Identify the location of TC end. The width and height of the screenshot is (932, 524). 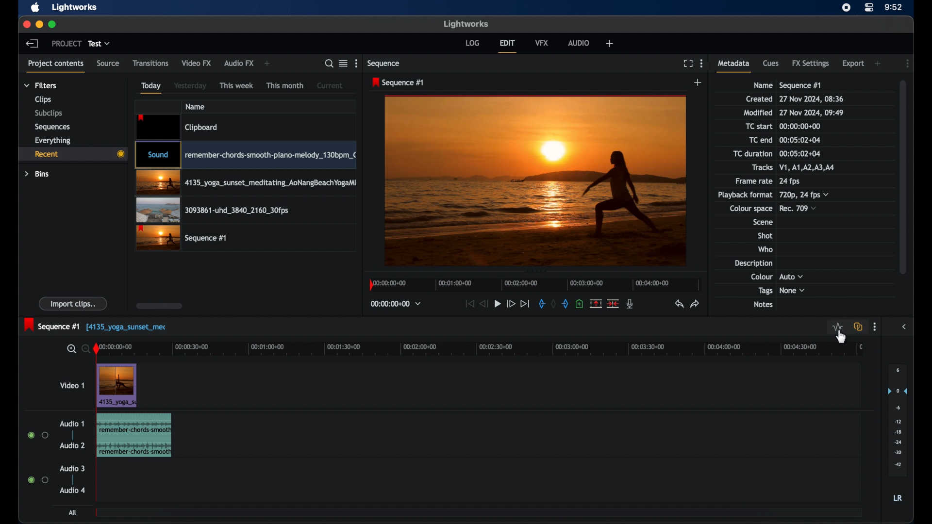
(754, 140).